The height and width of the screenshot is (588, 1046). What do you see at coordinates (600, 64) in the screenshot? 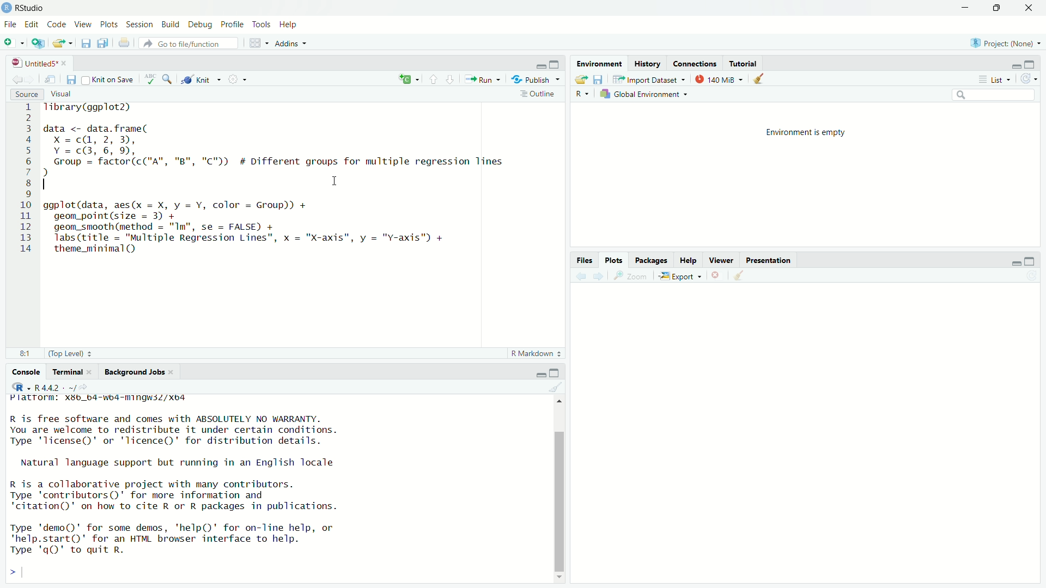
I see `Environment` at bounding box center [600, 64].